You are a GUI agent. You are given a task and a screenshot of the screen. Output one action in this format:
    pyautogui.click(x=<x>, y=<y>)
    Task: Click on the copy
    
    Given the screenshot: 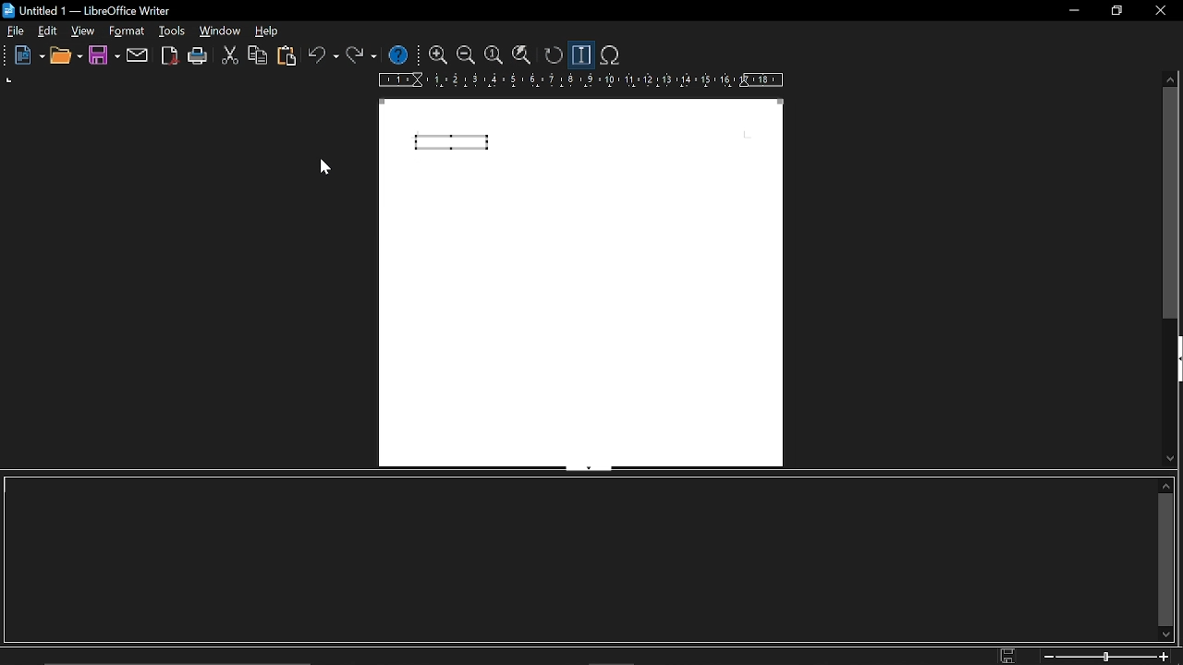 What is the action you would take?
    pyautogui.click(x=256, y=55)
    